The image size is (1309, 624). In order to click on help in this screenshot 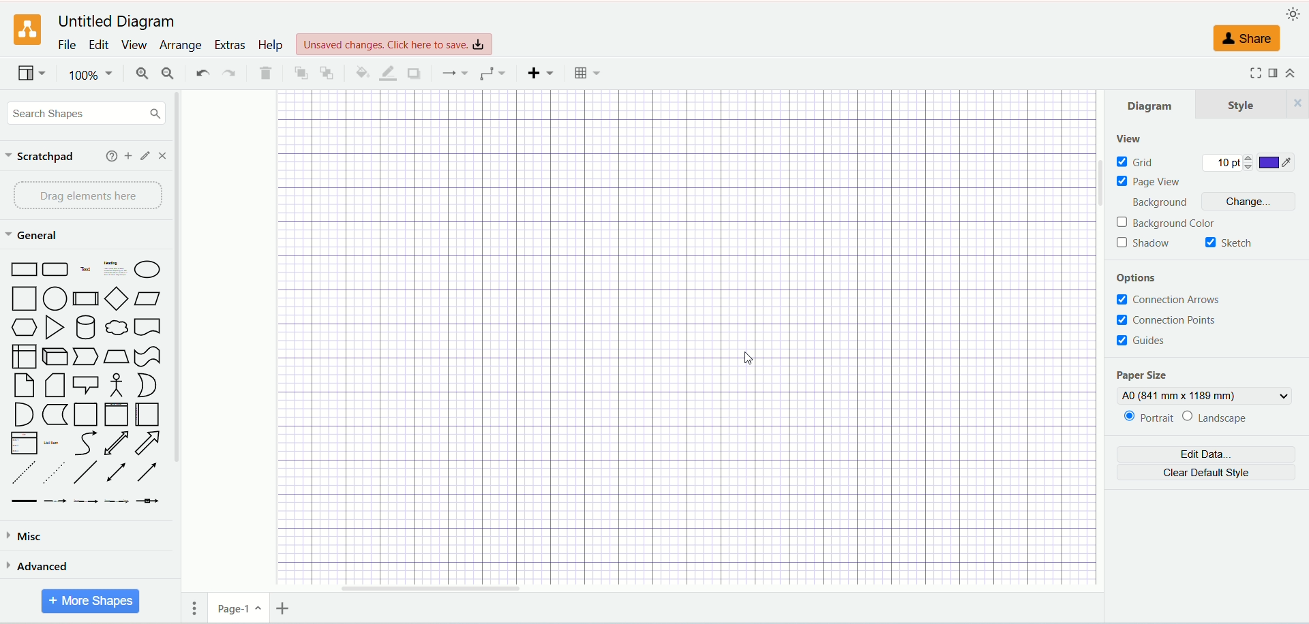, I will do `click(108, 156)`.